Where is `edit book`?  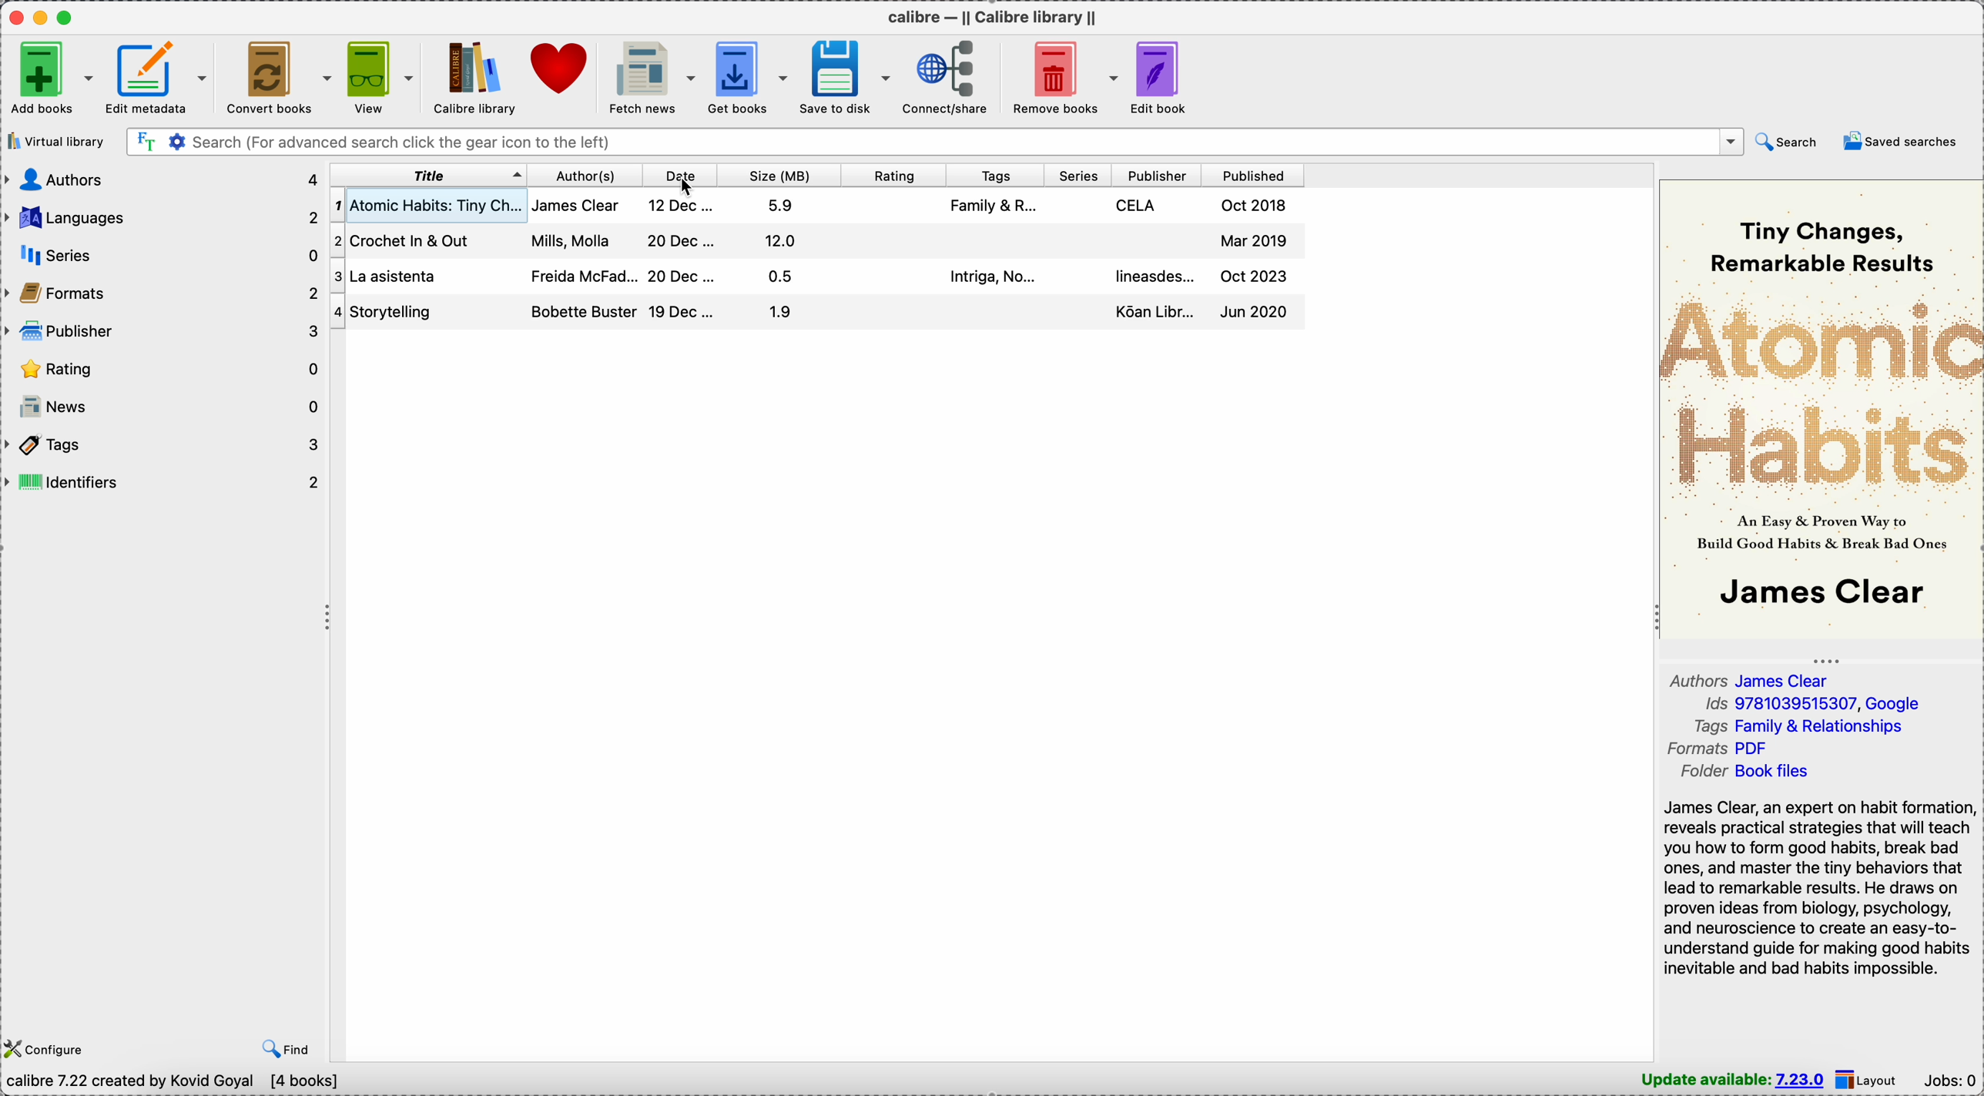
edit book is located at coordinates (1161, 78).